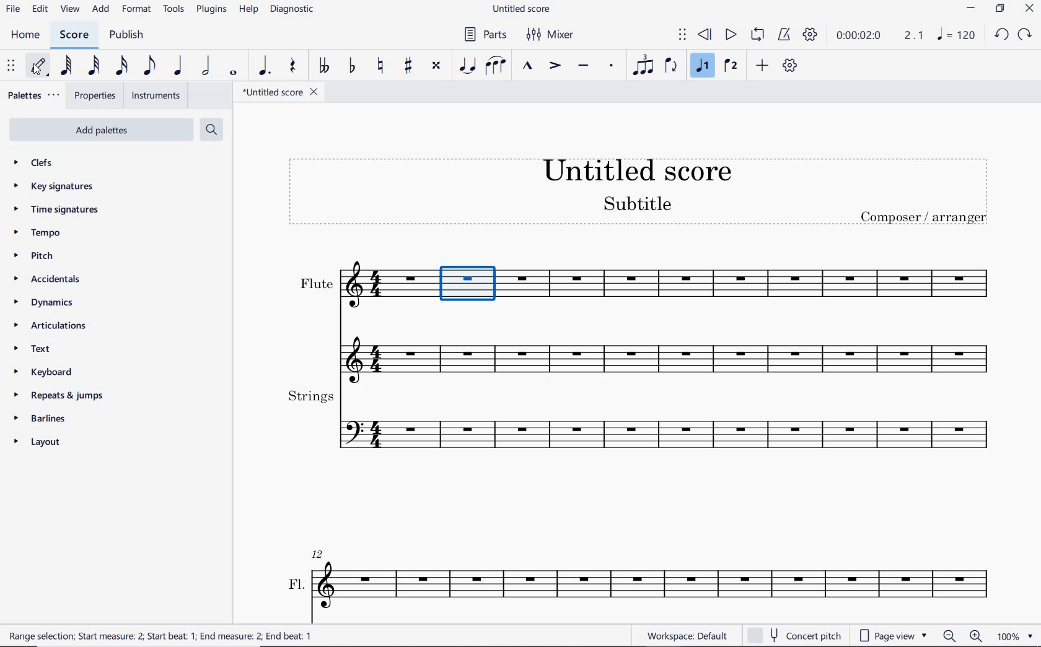 Image resolution: width=1041 pixels, height=647 pixels. What do you see at coordinates (638, 423) in the screenshot?
I see `strings` at bounding box center [638, 423].